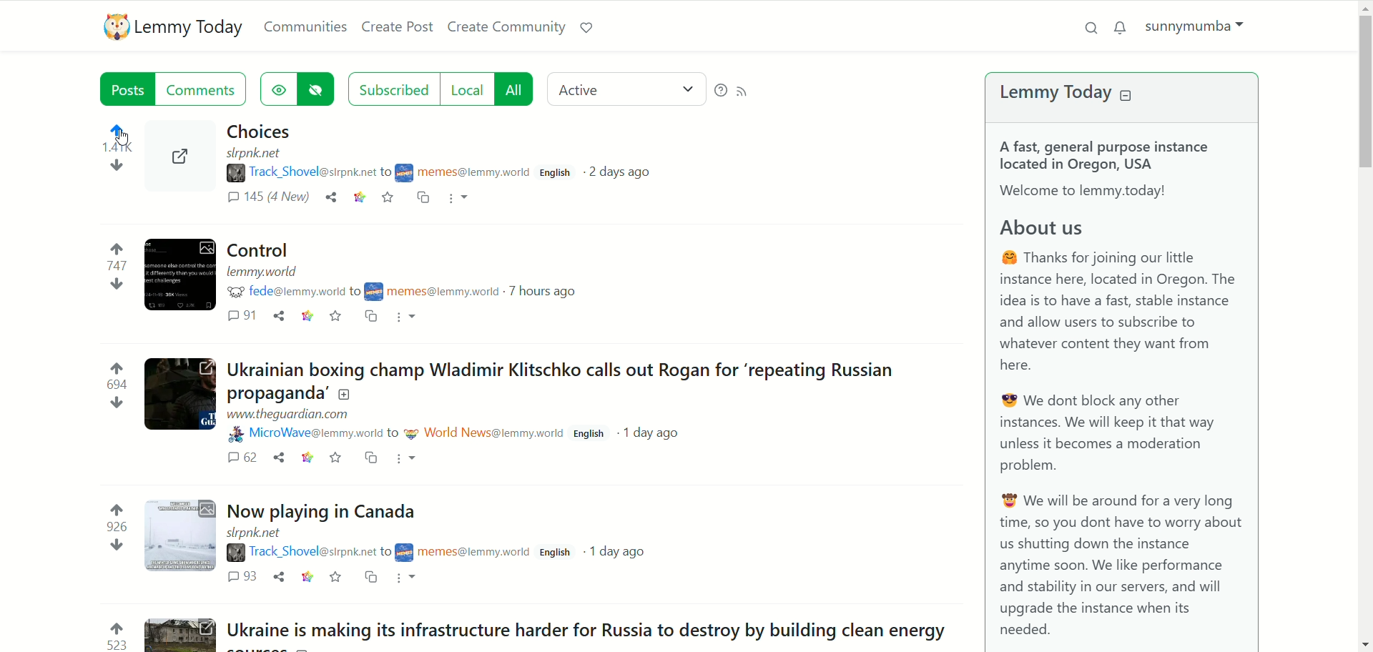  Describe the element at coordinates (393, 432) in the screenshot. I see `to` at that location.